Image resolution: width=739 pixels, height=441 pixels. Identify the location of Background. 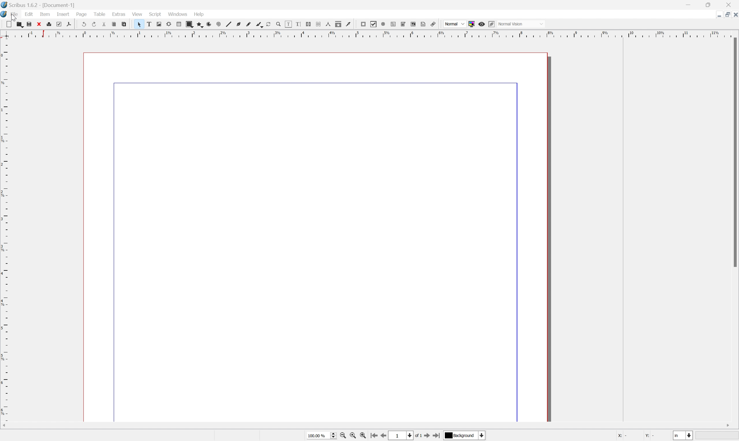
(465, 436).